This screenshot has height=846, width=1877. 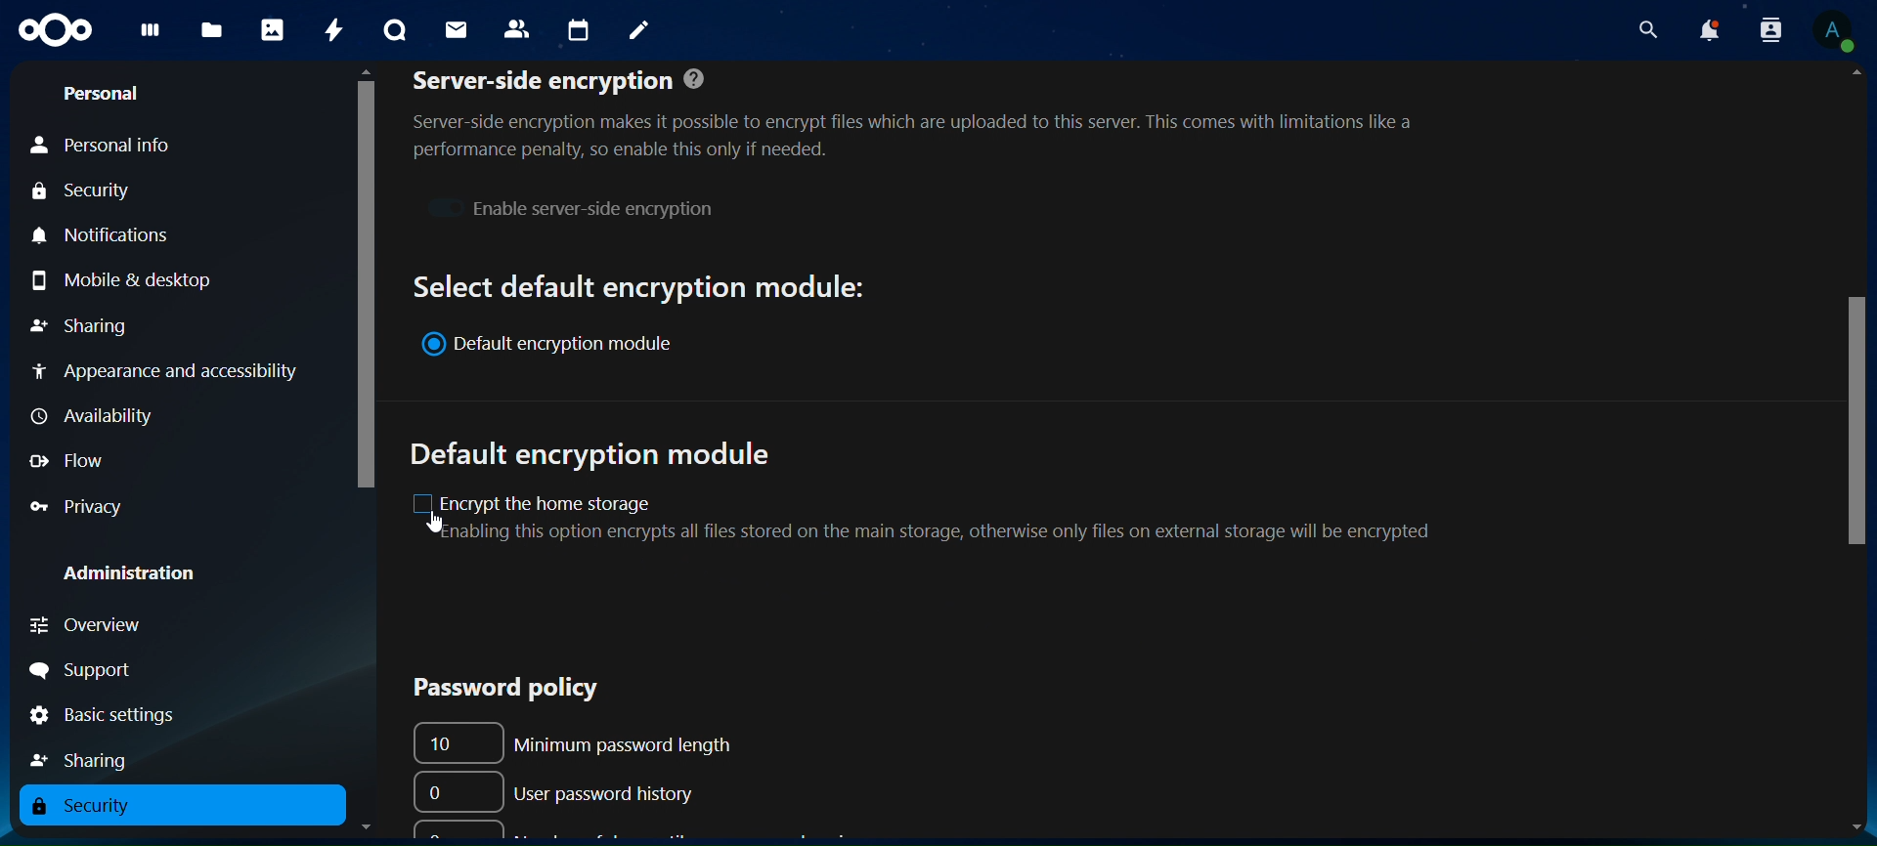 I want to click on mobile & desktop, so click(x=131, y=279).